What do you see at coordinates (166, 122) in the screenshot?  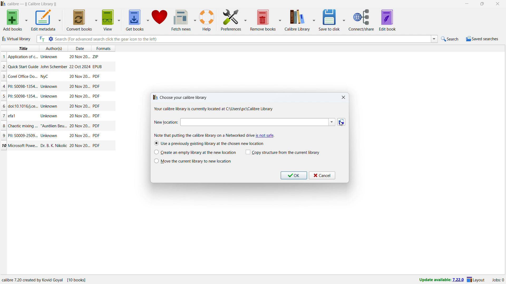 I see `New location` at bounding box center [166, 122].